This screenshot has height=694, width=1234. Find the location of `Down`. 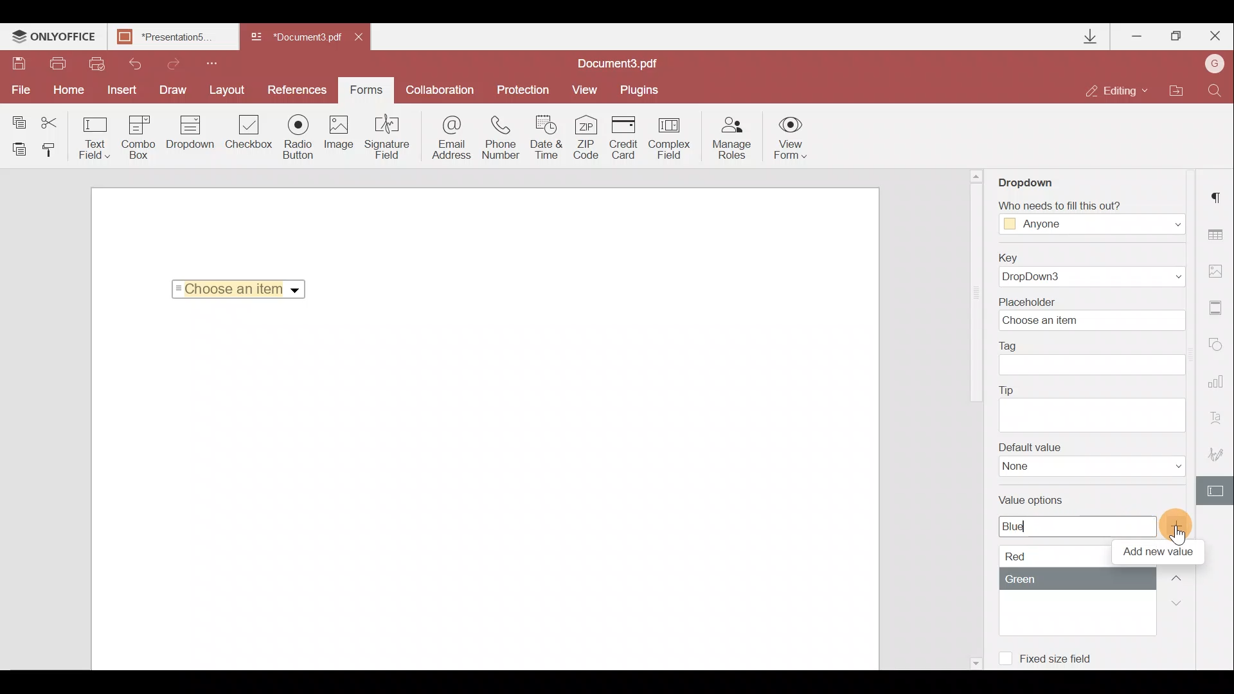

Down is located at coordinates (1174, 603).